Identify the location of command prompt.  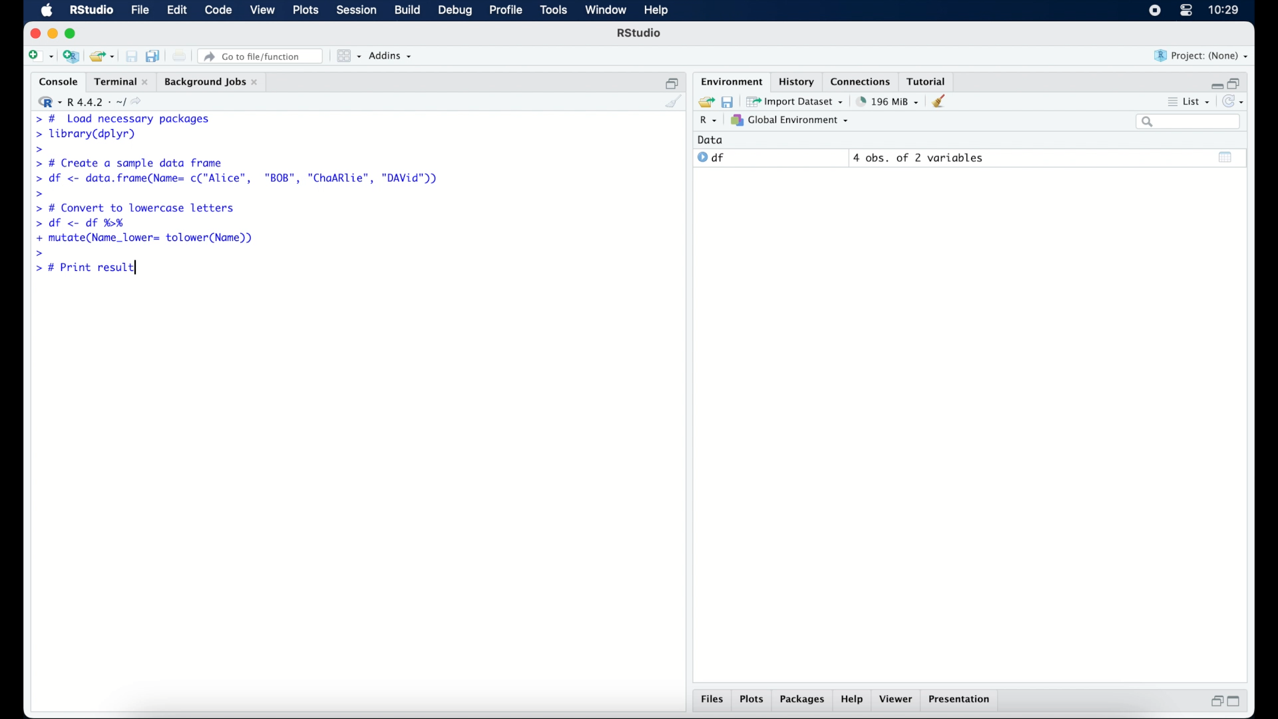
(40, 193).